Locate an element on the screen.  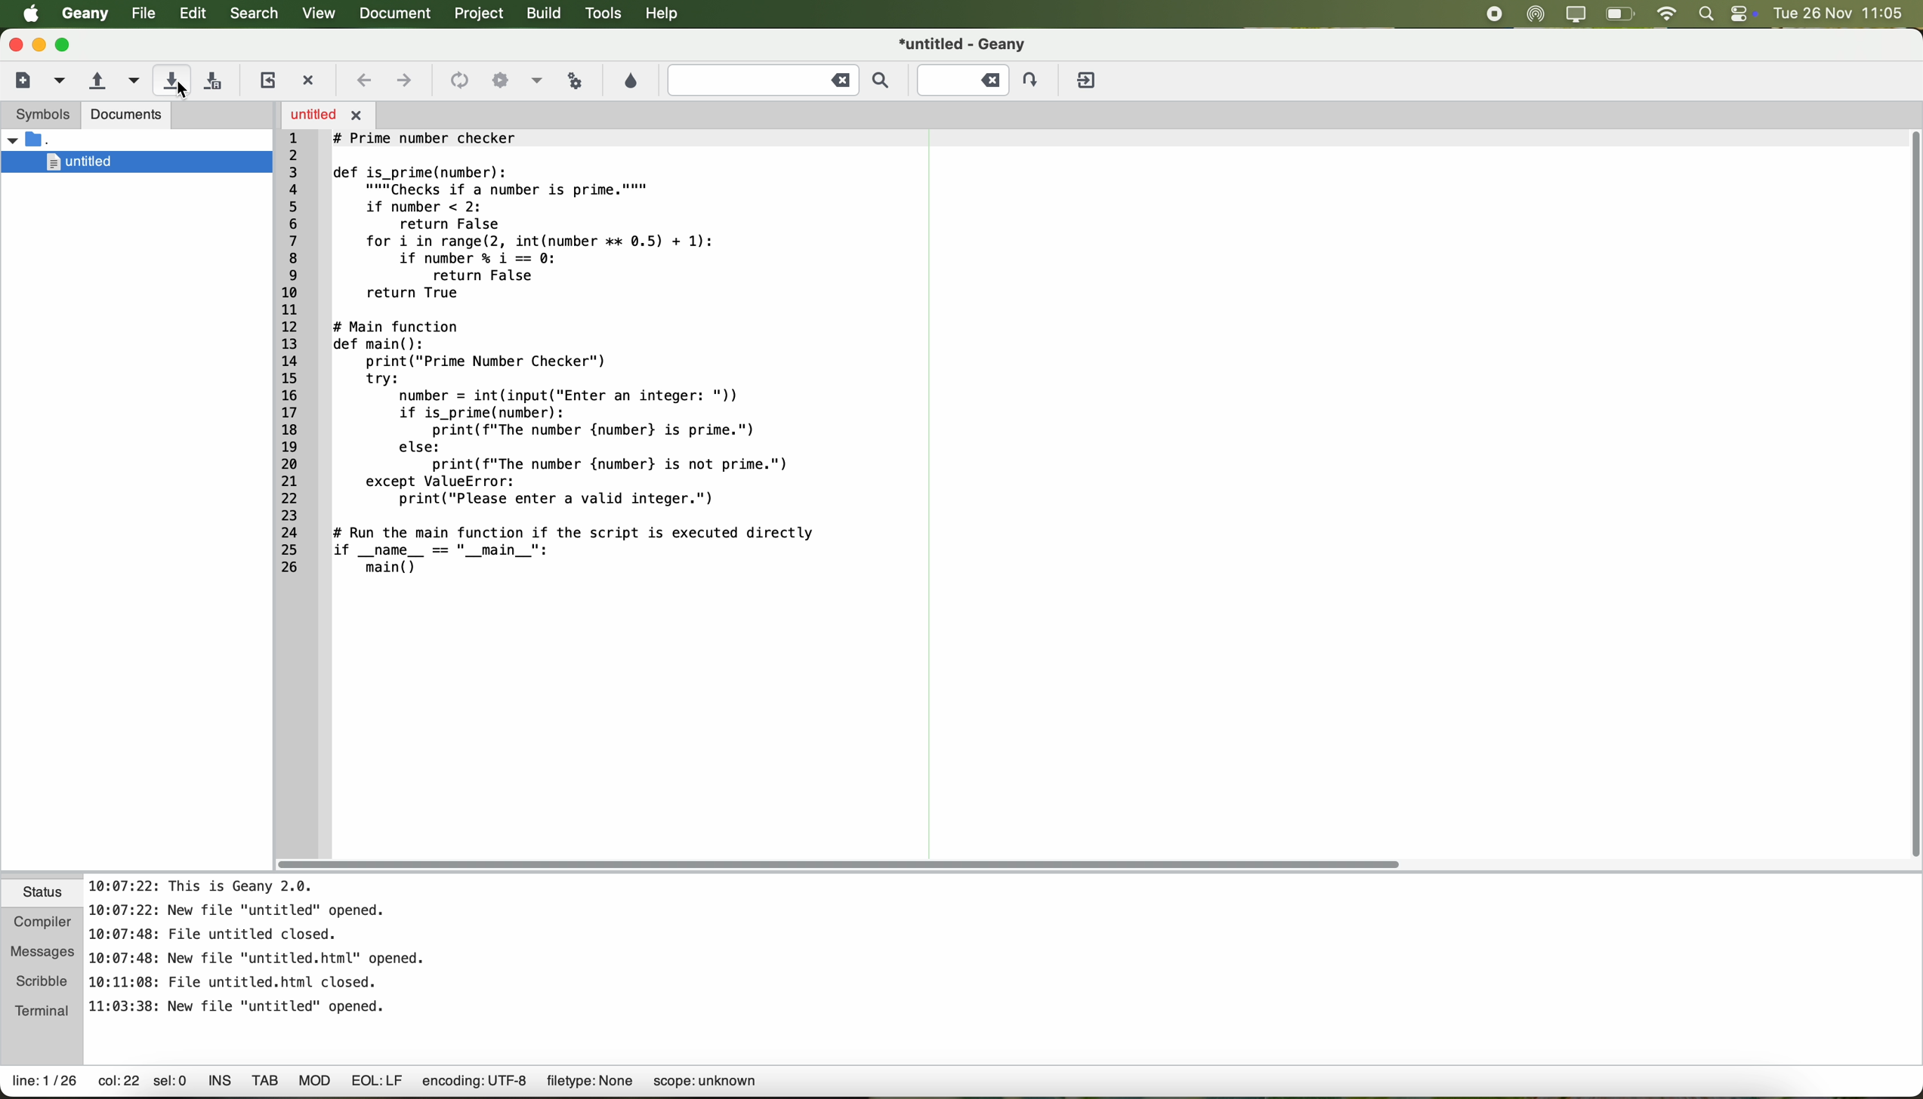
open a recent file is located at coordinates (131, 81).